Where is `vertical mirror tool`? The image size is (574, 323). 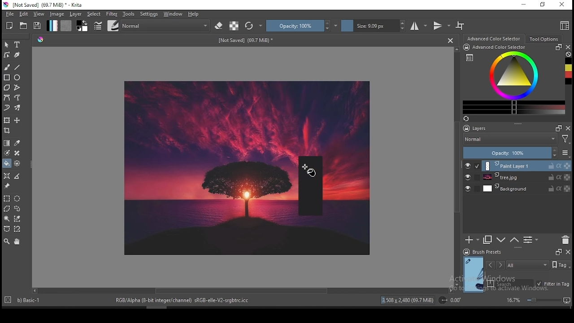
vertical mirror tool is located at coordinates (441, 26).